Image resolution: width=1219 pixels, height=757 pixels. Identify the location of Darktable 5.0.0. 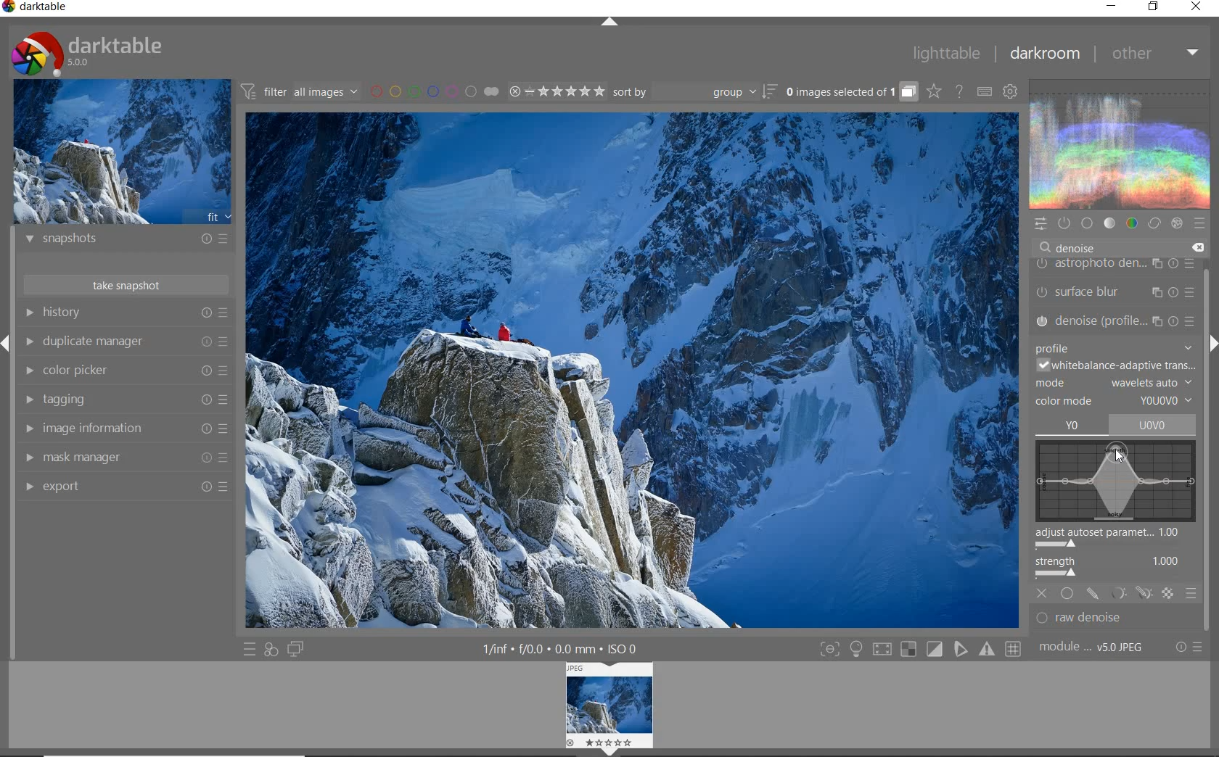
(87, 54).